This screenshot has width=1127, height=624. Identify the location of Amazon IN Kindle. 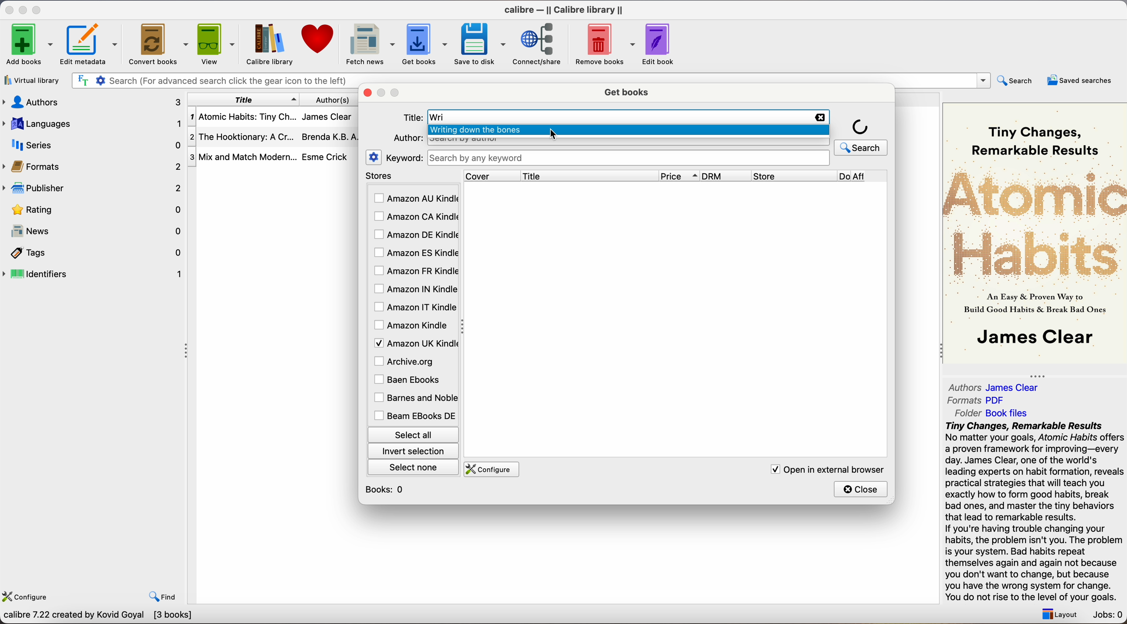
(414, 288).